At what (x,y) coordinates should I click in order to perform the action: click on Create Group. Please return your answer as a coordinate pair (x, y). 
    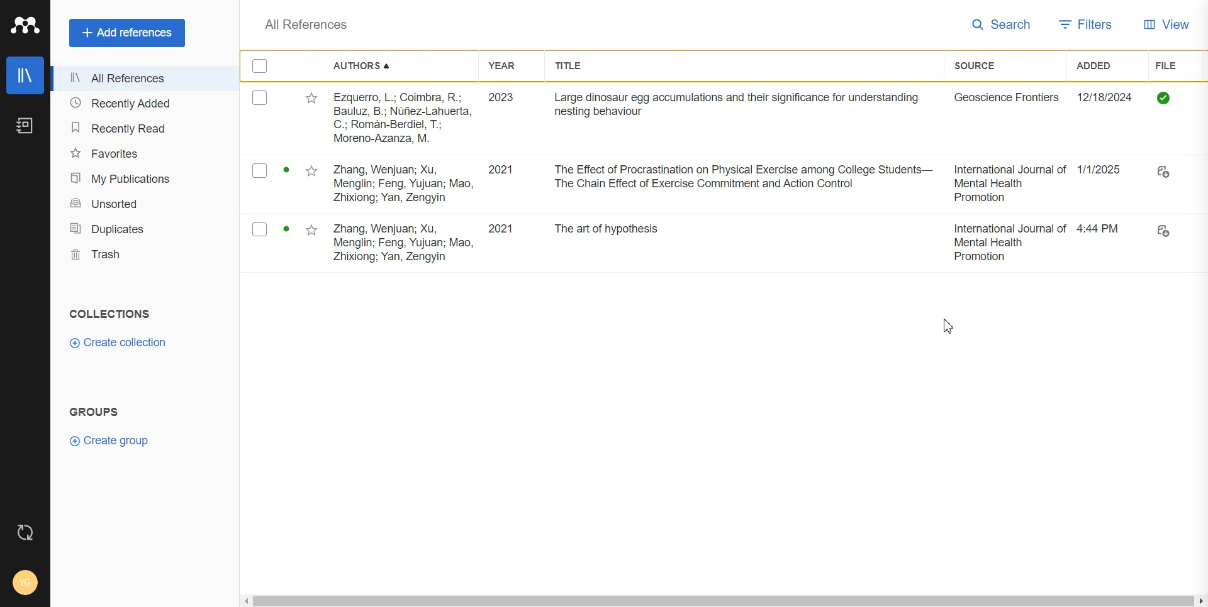
    Looking at the image, I should click on (112, 441).